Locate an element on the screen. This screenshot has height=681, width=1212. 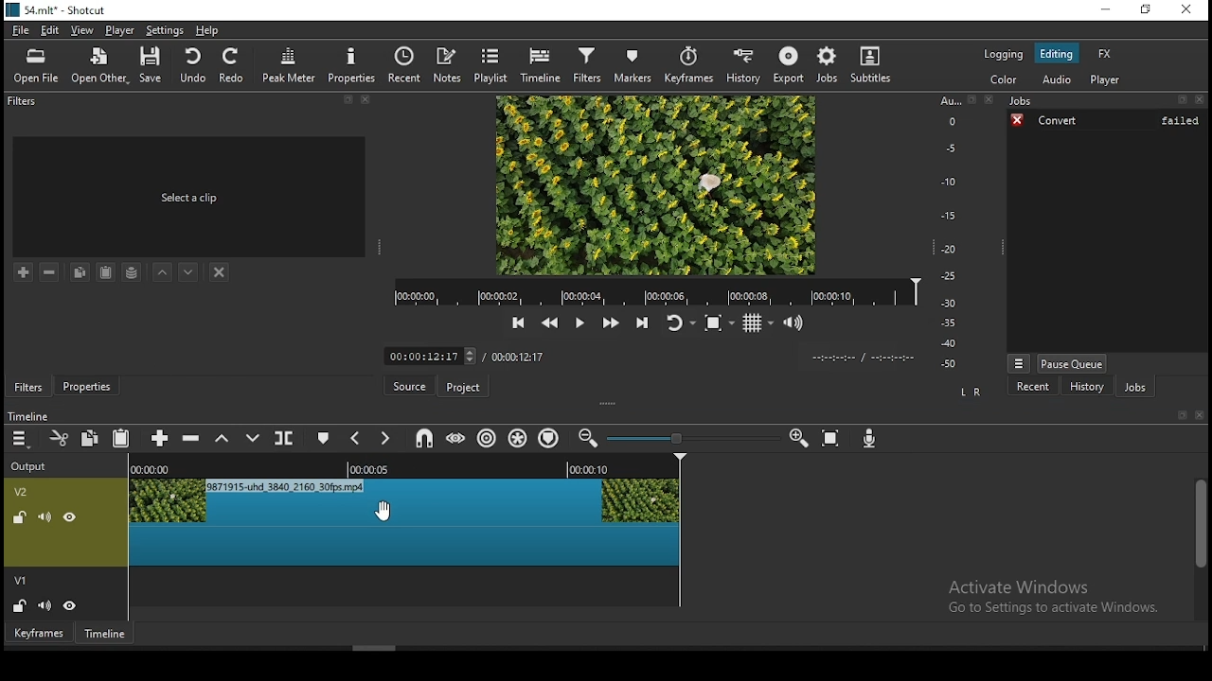
audio is located at coordinates (1058, 80).